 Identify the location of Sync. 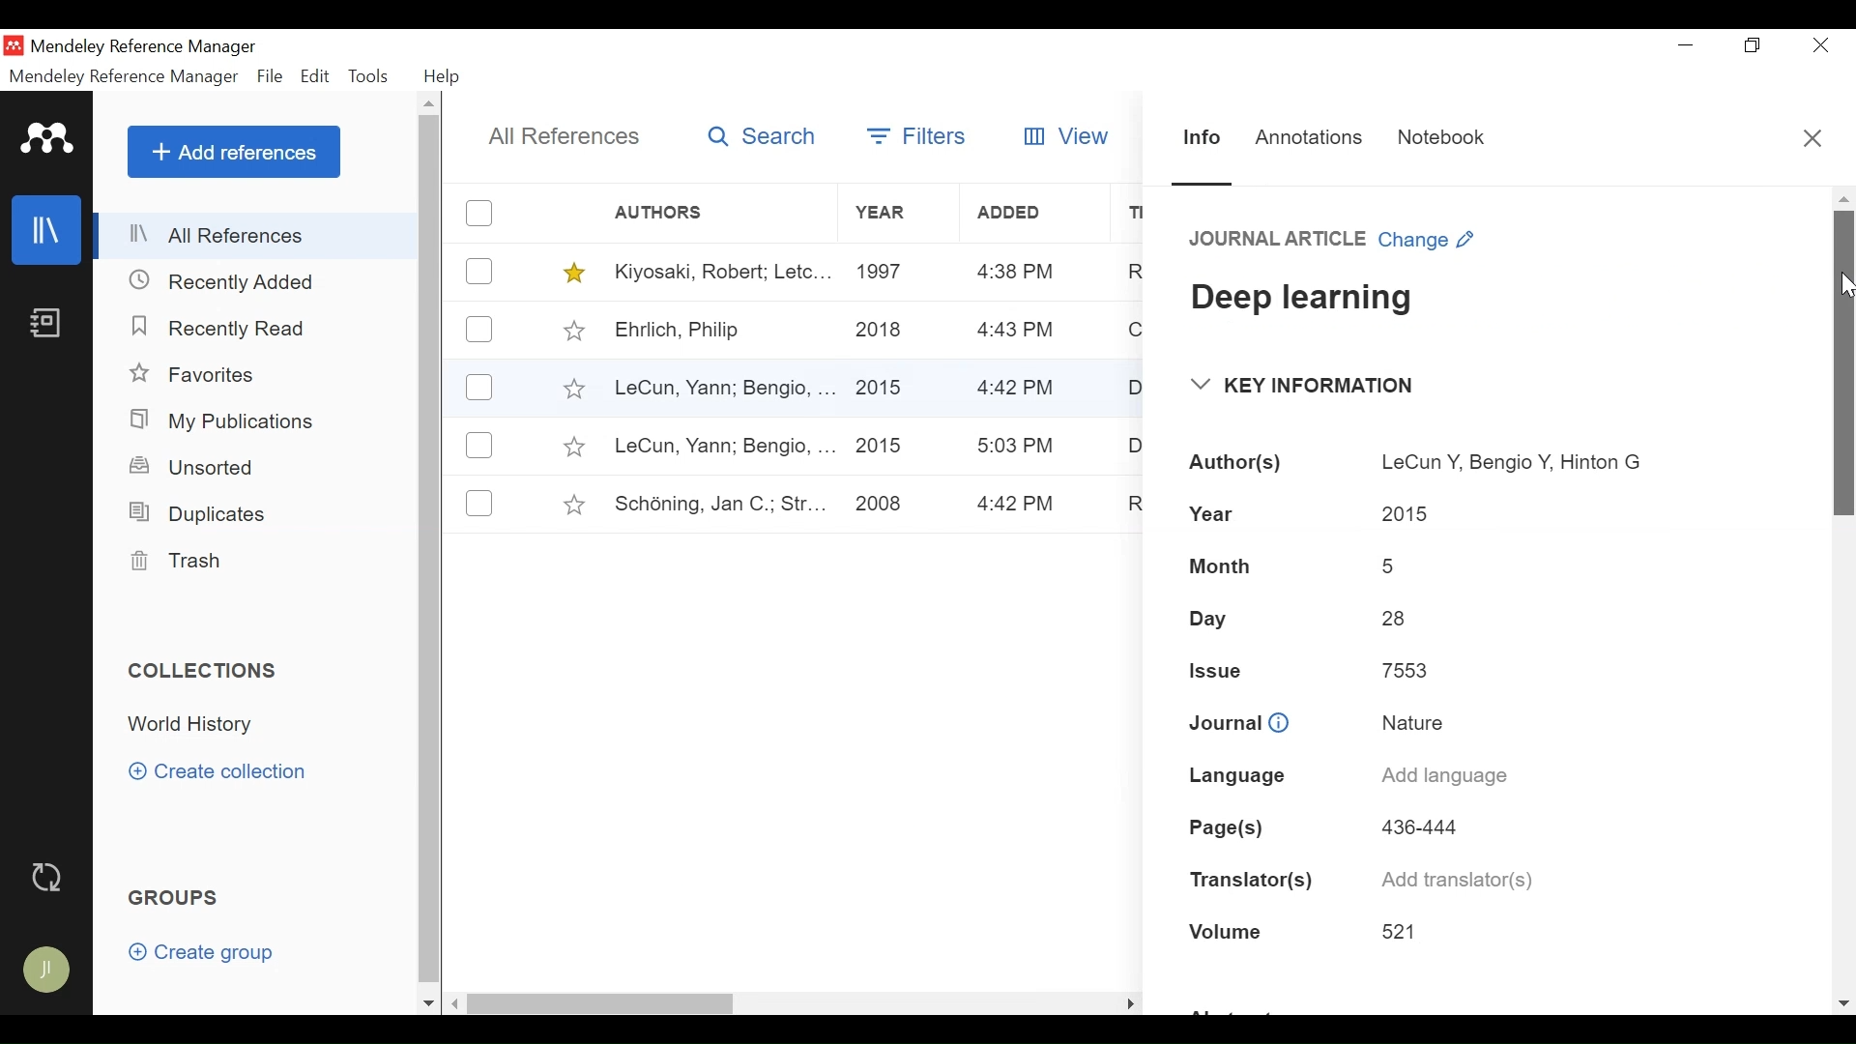
(51, 879).